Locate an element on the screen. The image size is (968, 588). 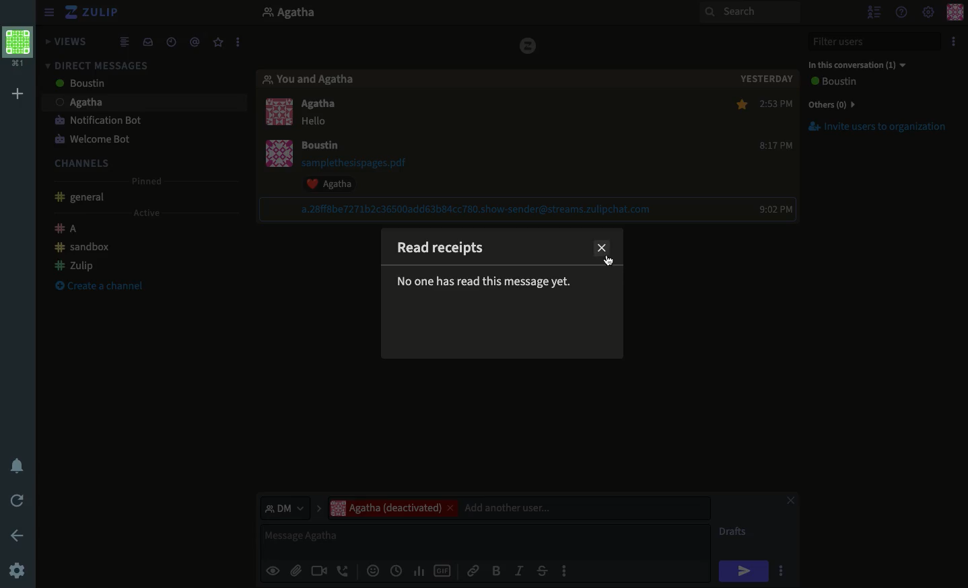
Preview is located at coordinates (273, 570).